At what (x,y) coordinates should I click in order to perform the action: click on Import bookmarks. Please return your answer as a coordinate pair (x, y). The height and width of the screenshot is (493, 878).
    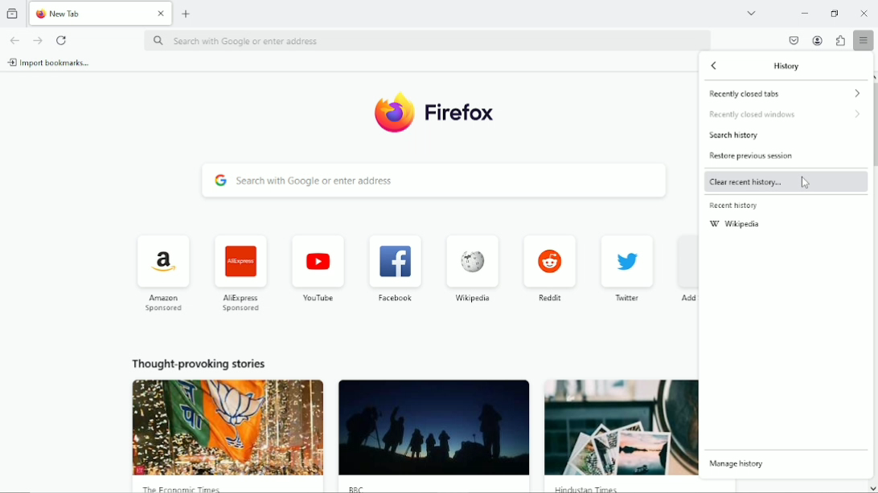
    Looking at the image, I should click on (51, 63).